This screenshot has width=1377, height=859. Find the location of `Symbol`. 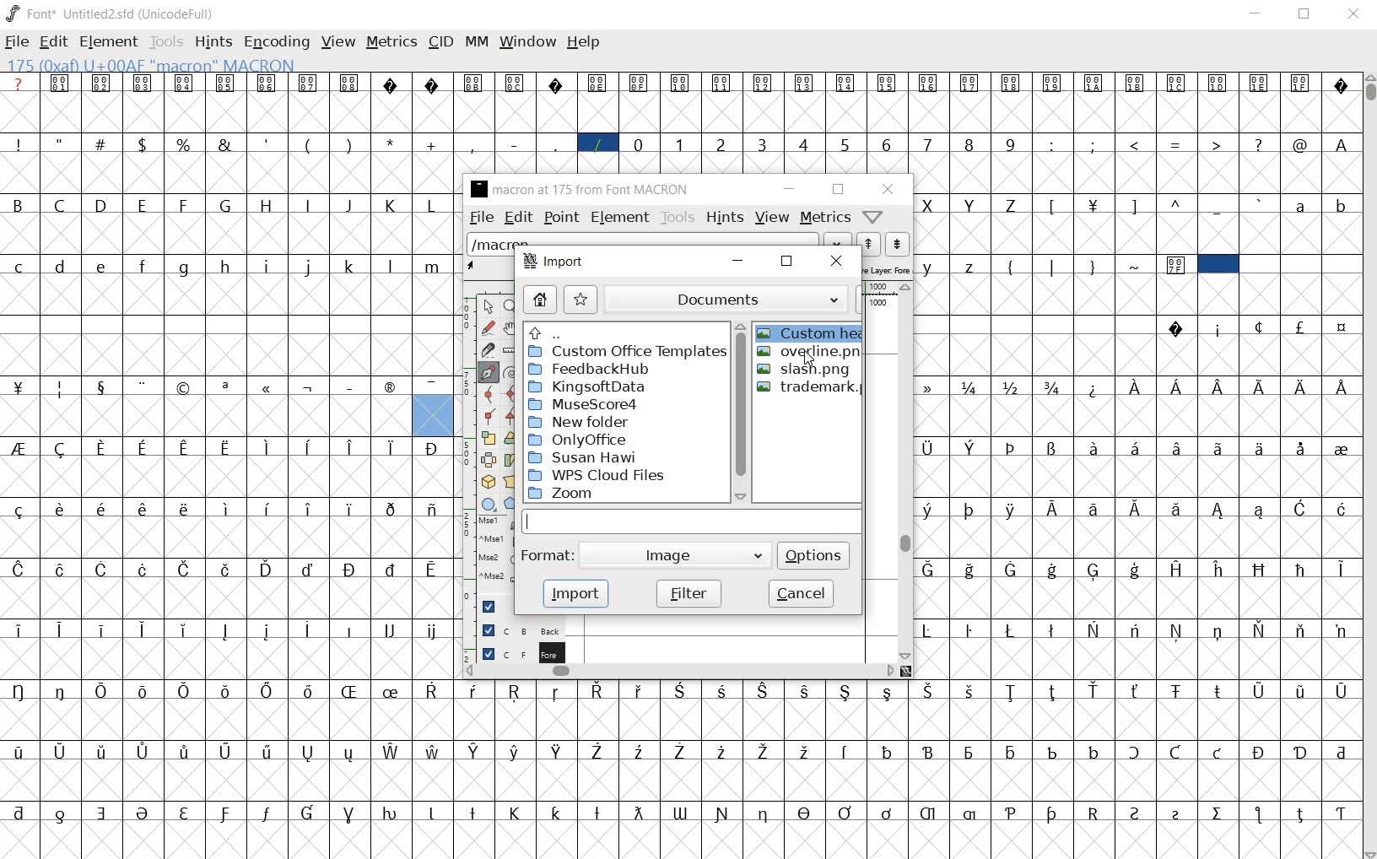

Symbol is located at coordinates (1011, 82).